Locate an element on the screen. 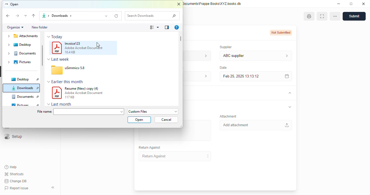  cursor is located at coordinates (98, 45).